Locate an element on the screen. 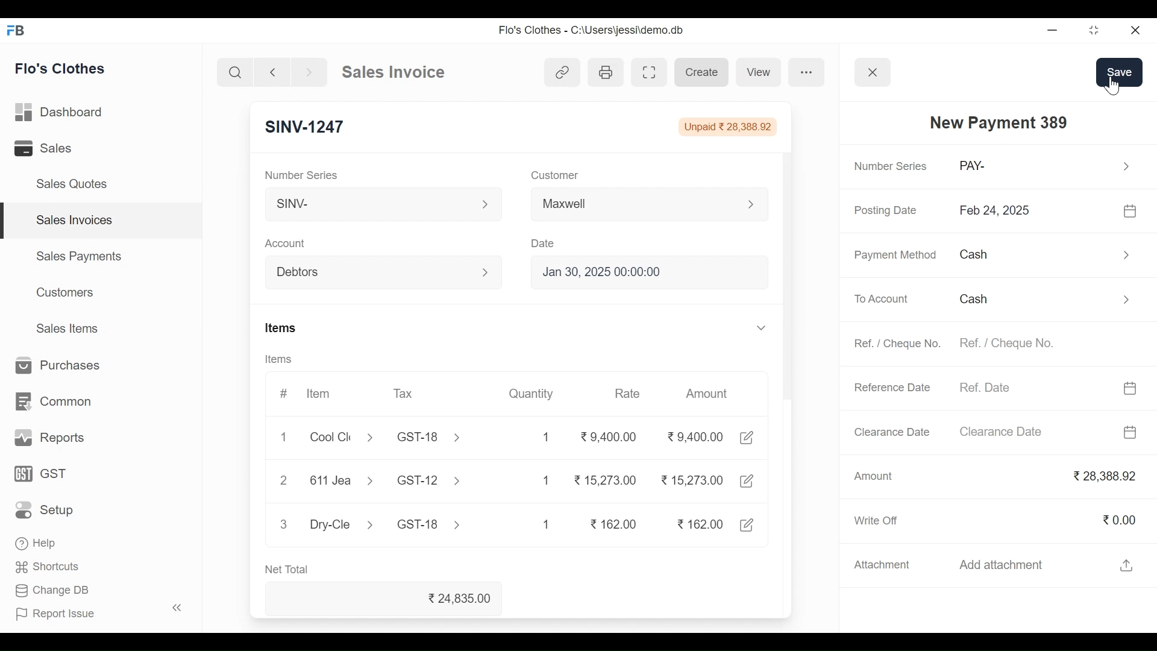 The image size is (1157, 651). Flo's Clothes - C:\Users\jessi\demo.db is located at coordinates (593, 30).